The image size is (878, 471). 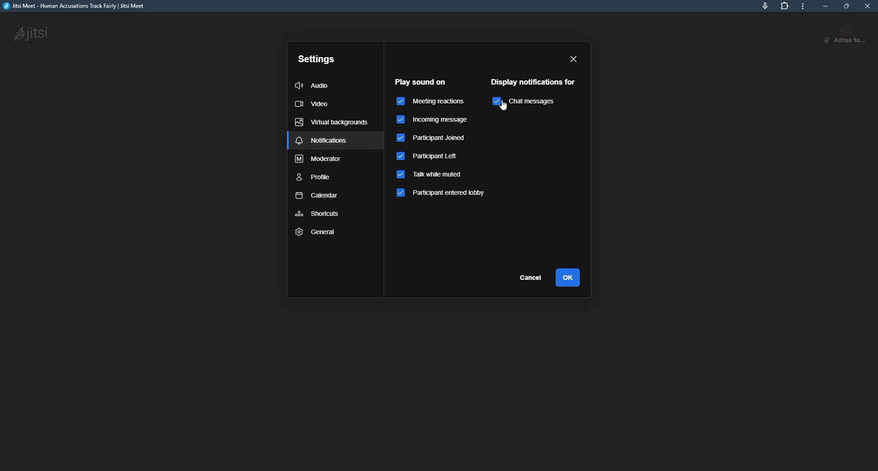 I want to click on shortcuts, so click(x=316, y=213).